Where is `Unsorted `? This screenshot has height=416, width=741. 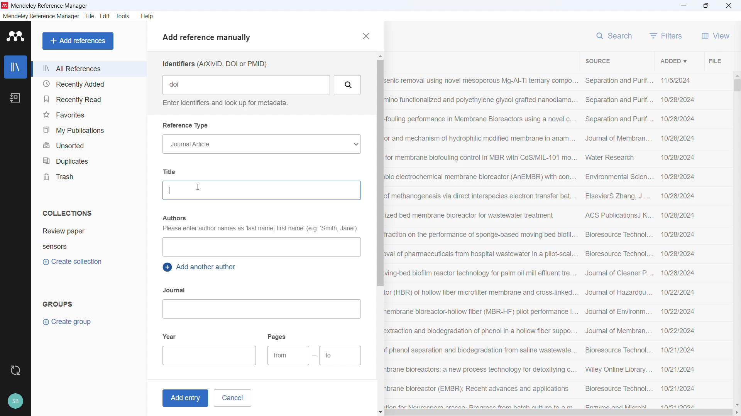 Unsorted  is located at coordinates (89, 144).